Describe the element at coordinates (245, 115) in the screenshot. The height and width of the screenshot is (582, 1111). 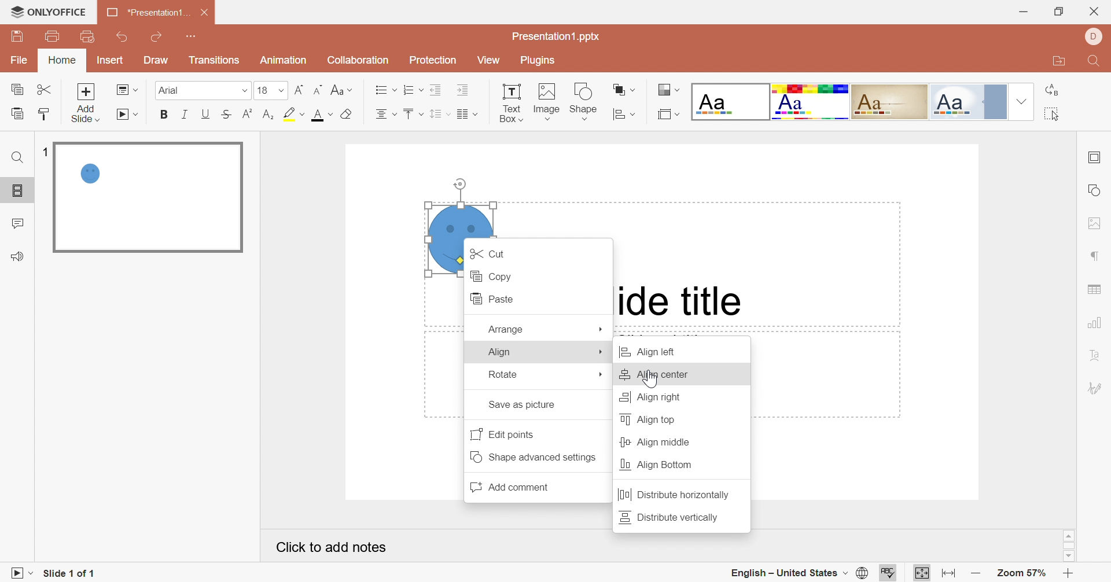
I see `Superscript` at that location.